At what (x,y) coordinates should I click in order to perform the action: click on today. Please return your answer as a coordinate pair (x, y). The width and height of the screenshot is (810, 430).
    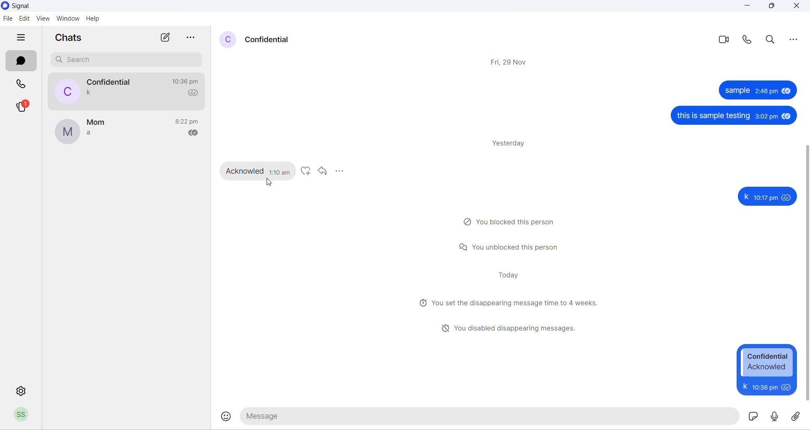
    Looking at the image, I should click on (510, 276).